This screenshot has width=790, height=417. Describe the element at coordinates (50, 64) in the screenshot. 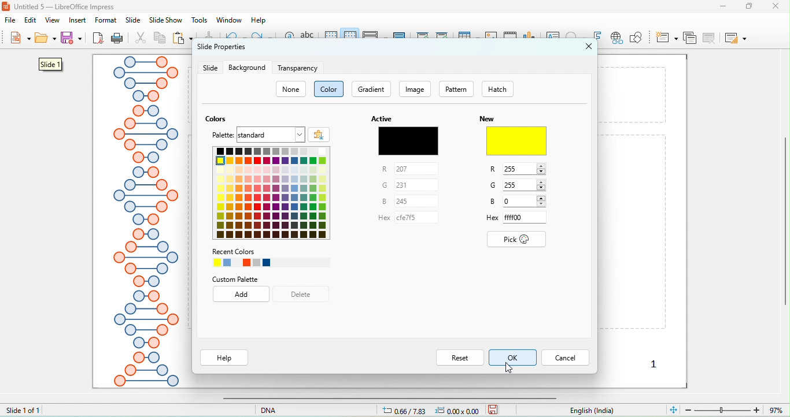

I see `slide 1` at that location.